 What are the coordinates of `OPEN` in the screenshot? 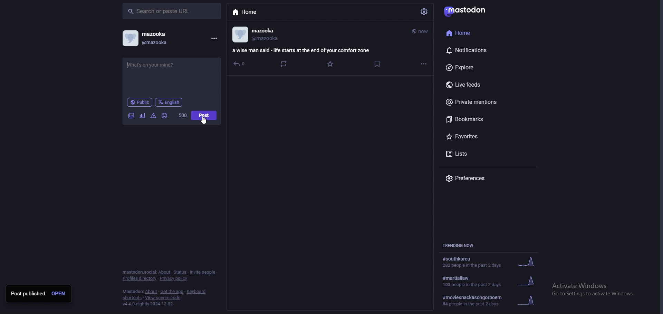 It's located at (59, 293).